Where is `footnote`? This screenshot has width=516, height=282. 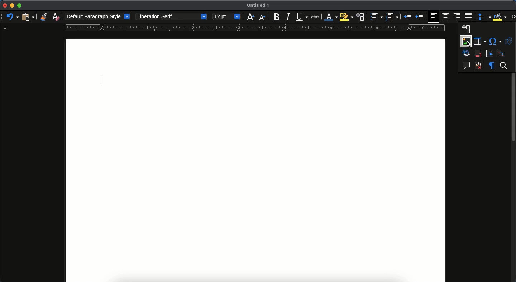 footnote is located at coordinates (478, 53).